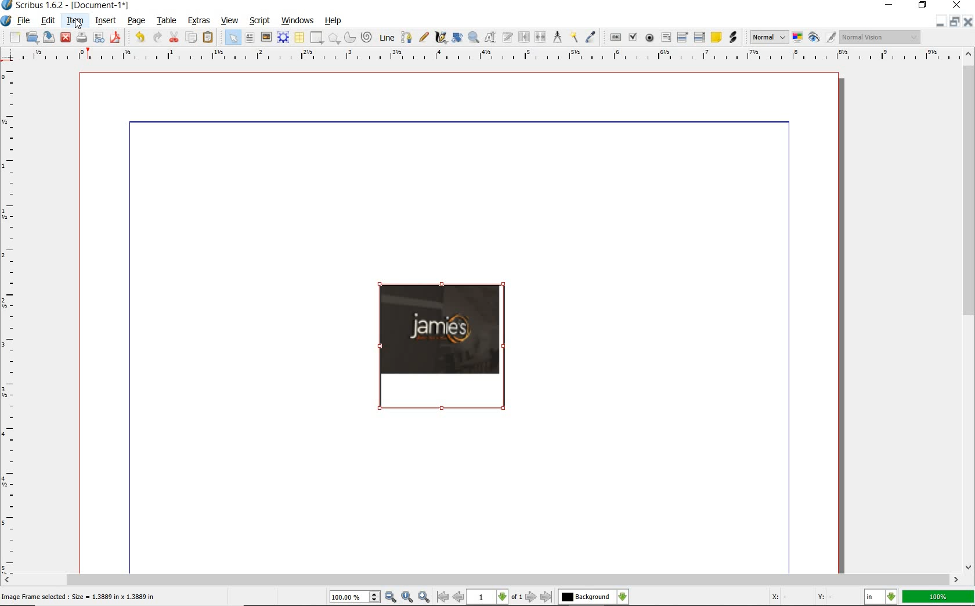 This screenshot has height=606, width=975. Describe the element at coordinates (300, 38) in the screenshot. I see `table` at that location.